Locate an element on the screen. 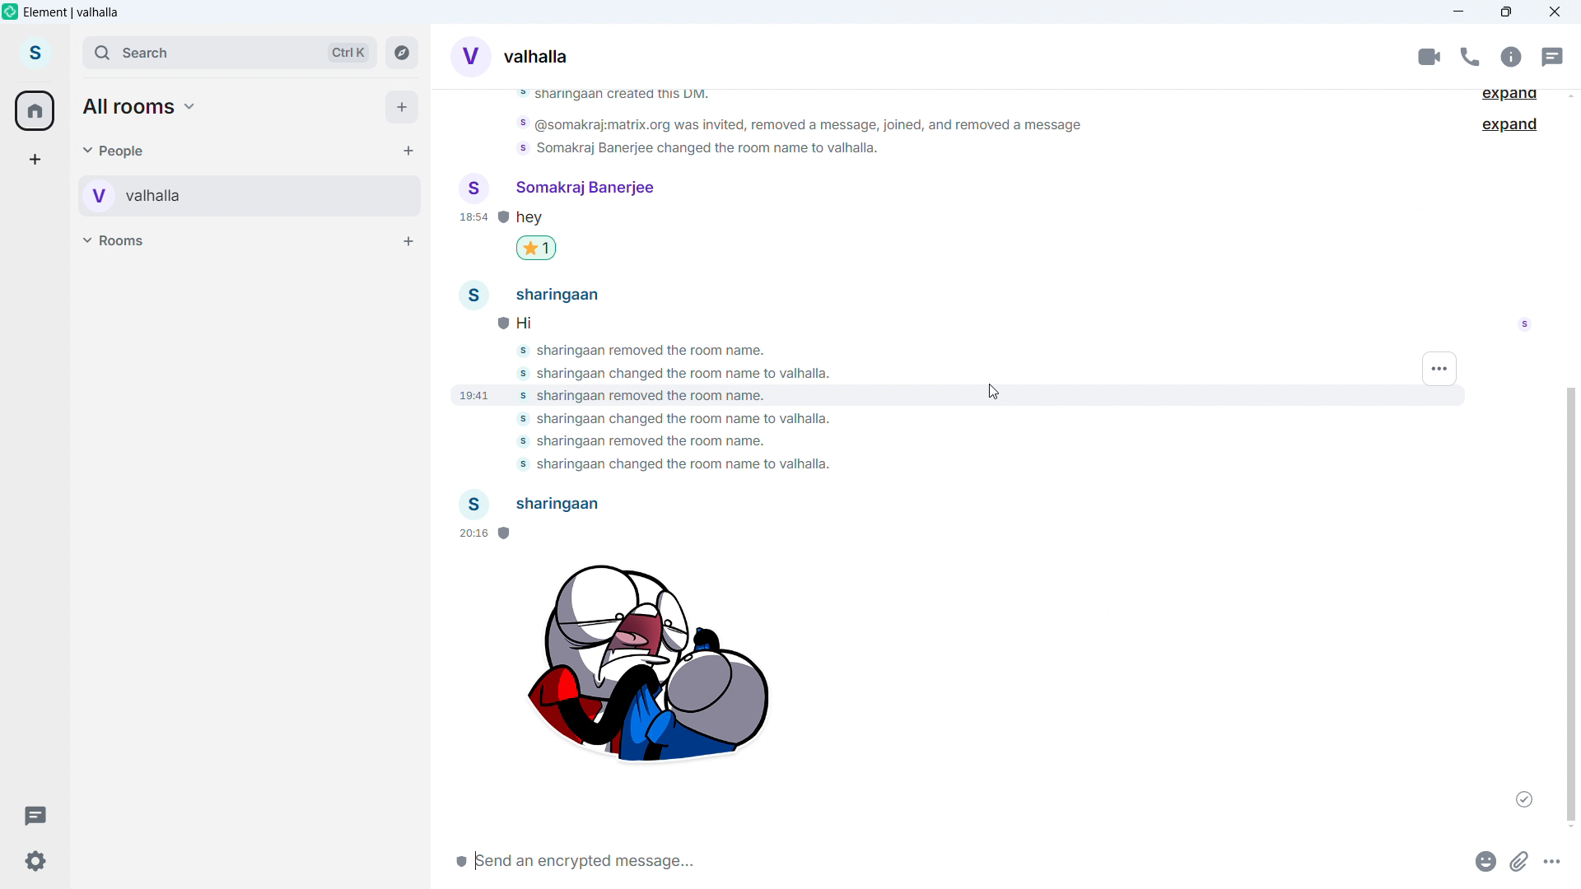 Image resolution: width=1581 pixels, height=889 pixels. Somakraj Banerjee is located at coordinates (557, 193).